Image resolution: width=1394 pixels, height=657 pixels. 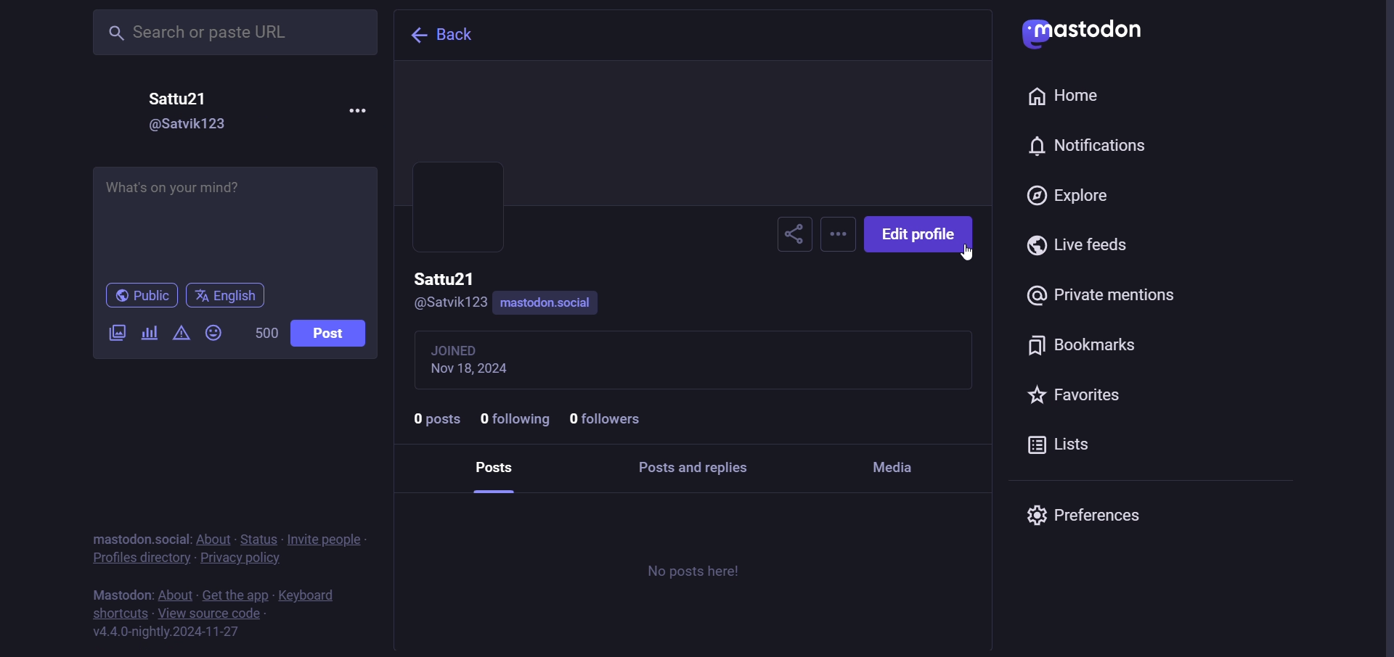 I want to click on media, so click(x=898, y=468).